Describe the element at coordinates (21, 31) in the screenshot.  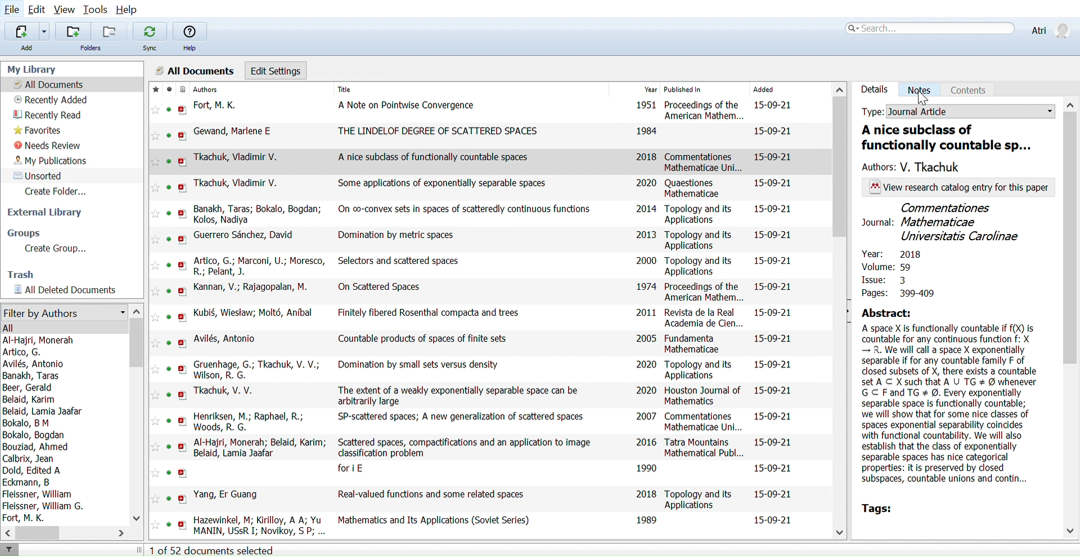
I see `Add file` at that location.